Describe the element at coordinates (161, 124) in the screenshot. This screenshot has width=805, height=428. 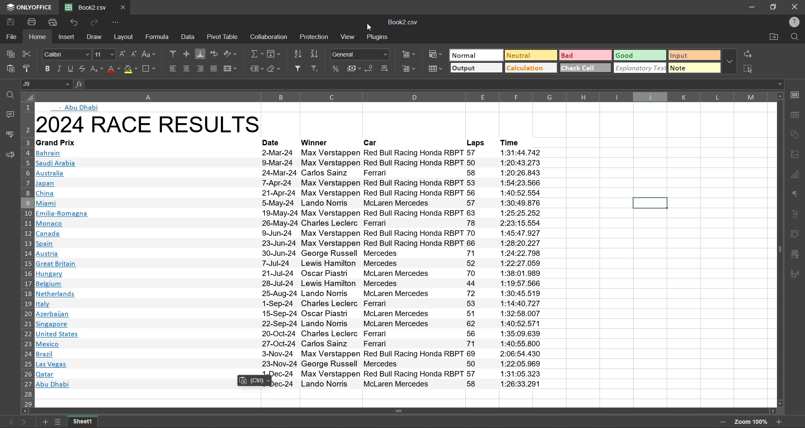
I see `heading` at that location.